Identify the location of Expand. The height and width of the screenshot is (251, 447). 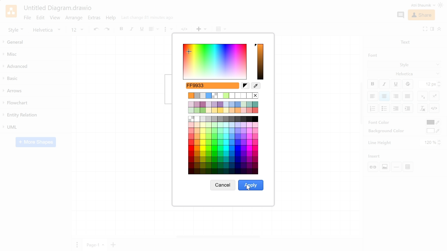
(425, 29).